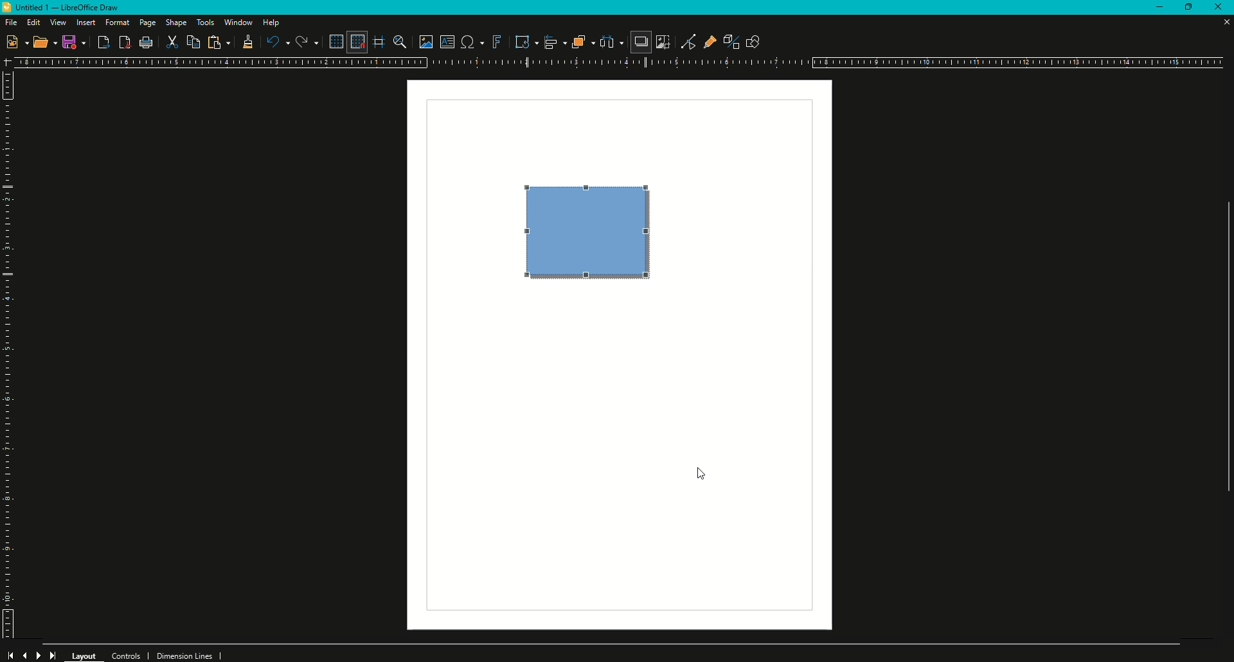  What do you see at coordinates (706, 40) in the screenshot?
I see `Show Gluepoint Functions` at bounding box center [706, 40].